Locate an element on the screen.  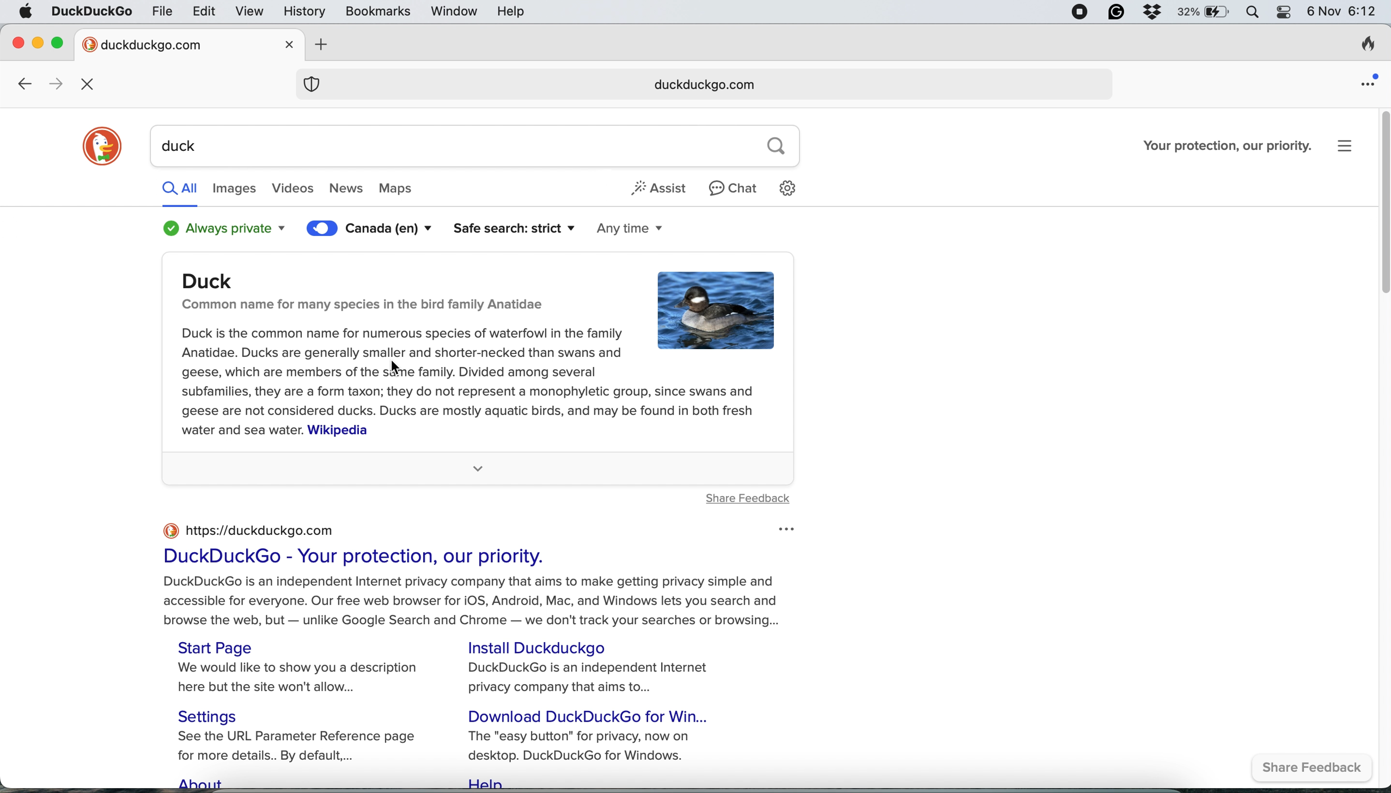
vertical scroll bar is located at coordinates (1380, 204).